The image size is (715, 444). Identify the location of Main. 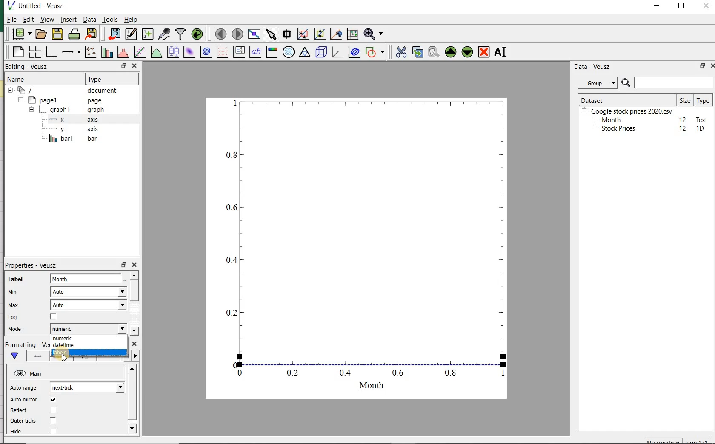
(29, 373).